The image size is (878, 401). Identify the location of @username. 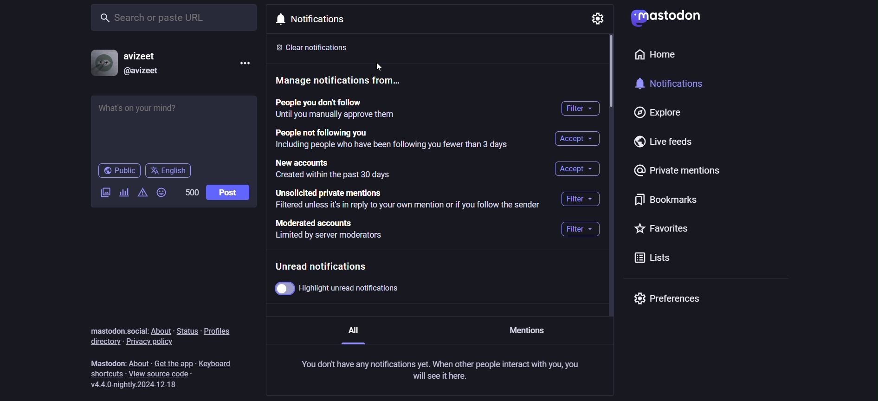
(142, 71).